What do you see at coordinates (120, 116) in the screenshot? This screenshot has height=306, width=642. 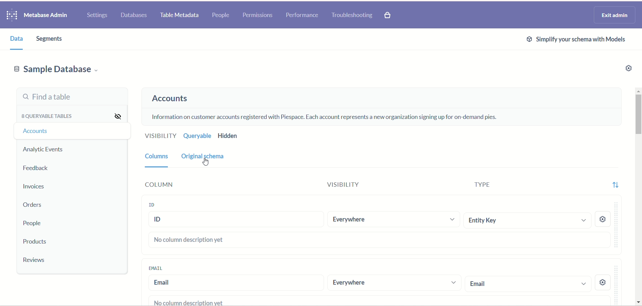 I see `visibility` at bounding box center [120, 116].